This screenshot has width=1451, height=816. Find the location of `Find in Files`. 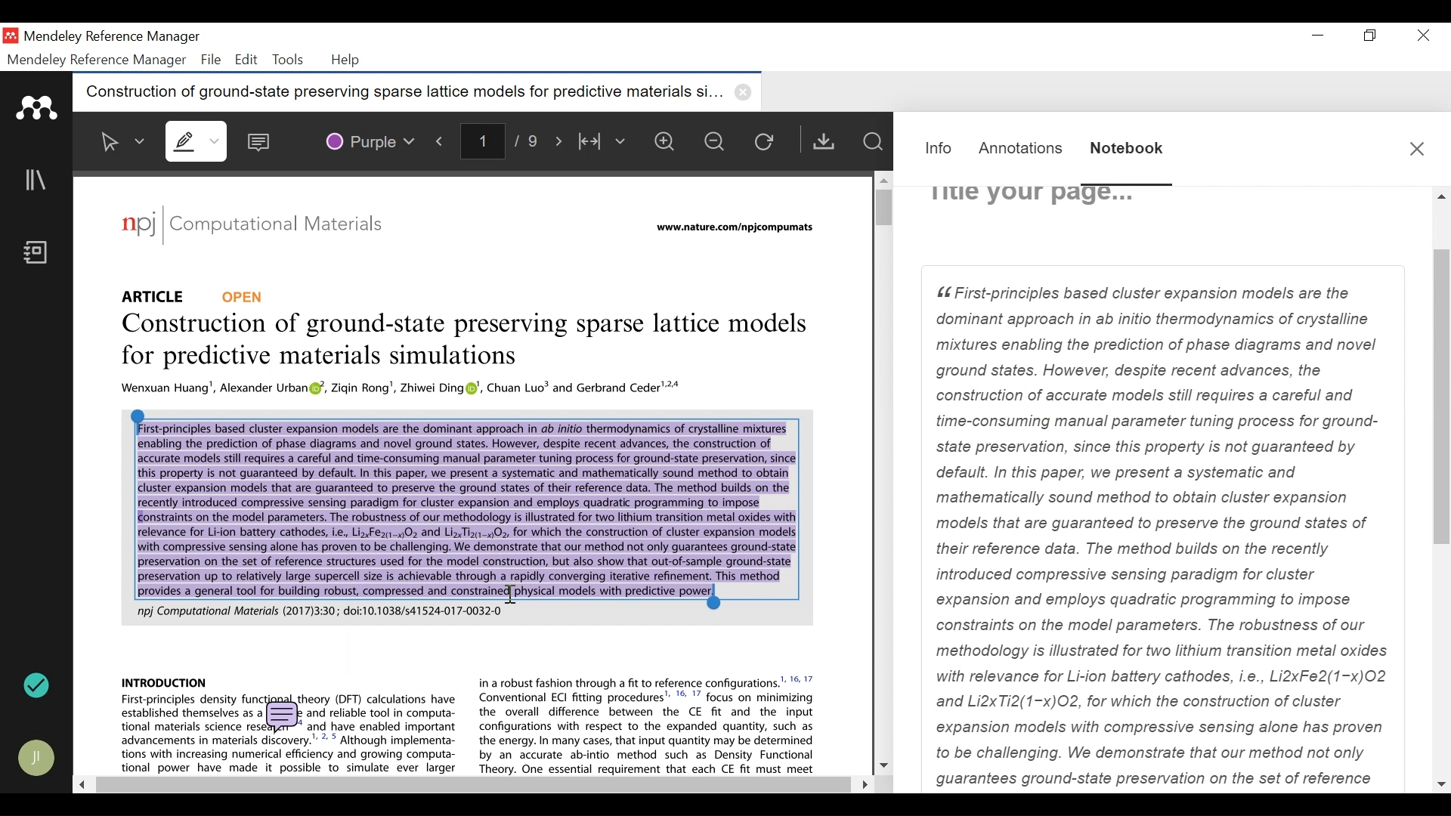

Find in Files is located at coordinates (872, 141).